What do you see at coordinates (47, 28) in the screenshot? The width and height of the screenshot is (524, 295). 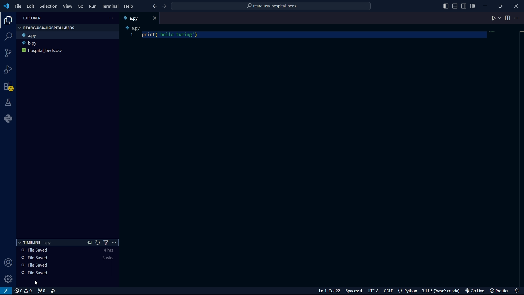 I see `folder name` at bounding box center [47, 28].